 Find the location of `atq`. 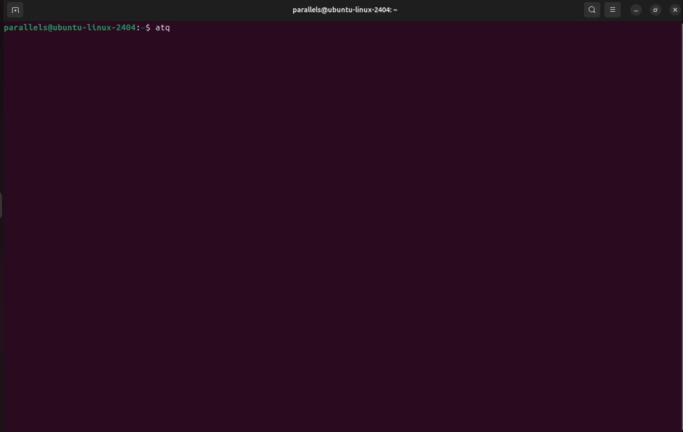

atq is located at coordinates (165, 28).